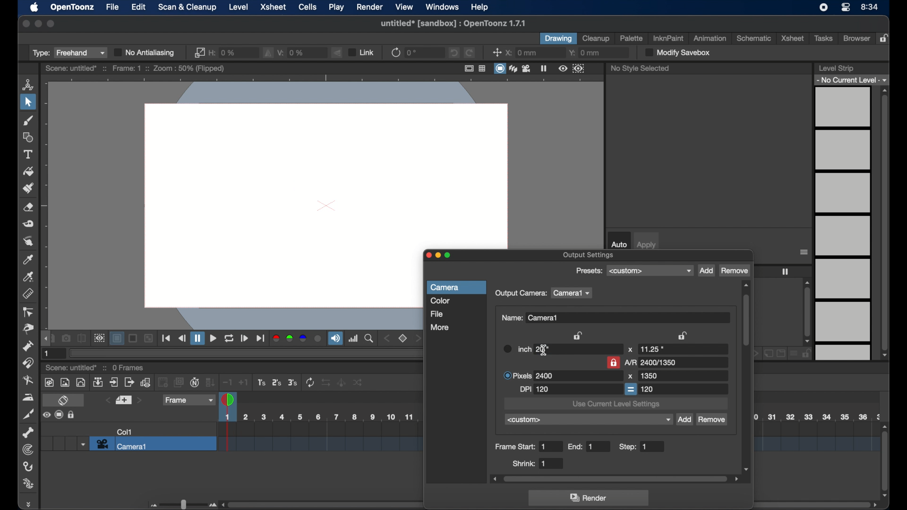  Describe the element at coordinates (479, 8) in the screenshot. I see `help` at that location.